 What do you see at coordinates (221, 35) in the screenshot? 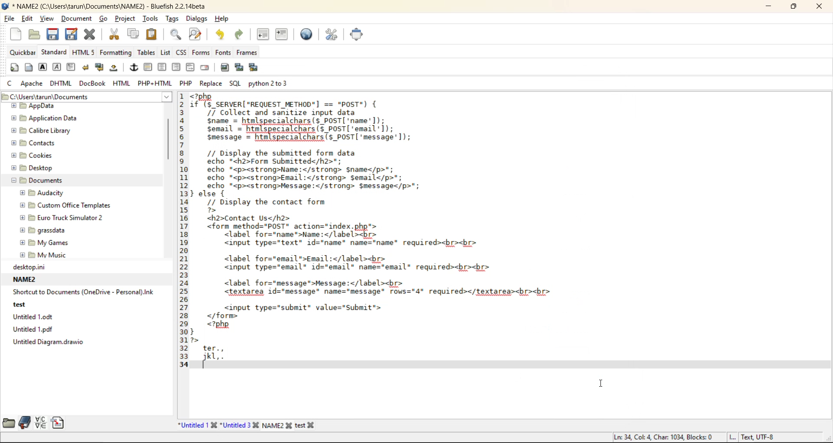
I see `undo` at bounding box center [221, 35].